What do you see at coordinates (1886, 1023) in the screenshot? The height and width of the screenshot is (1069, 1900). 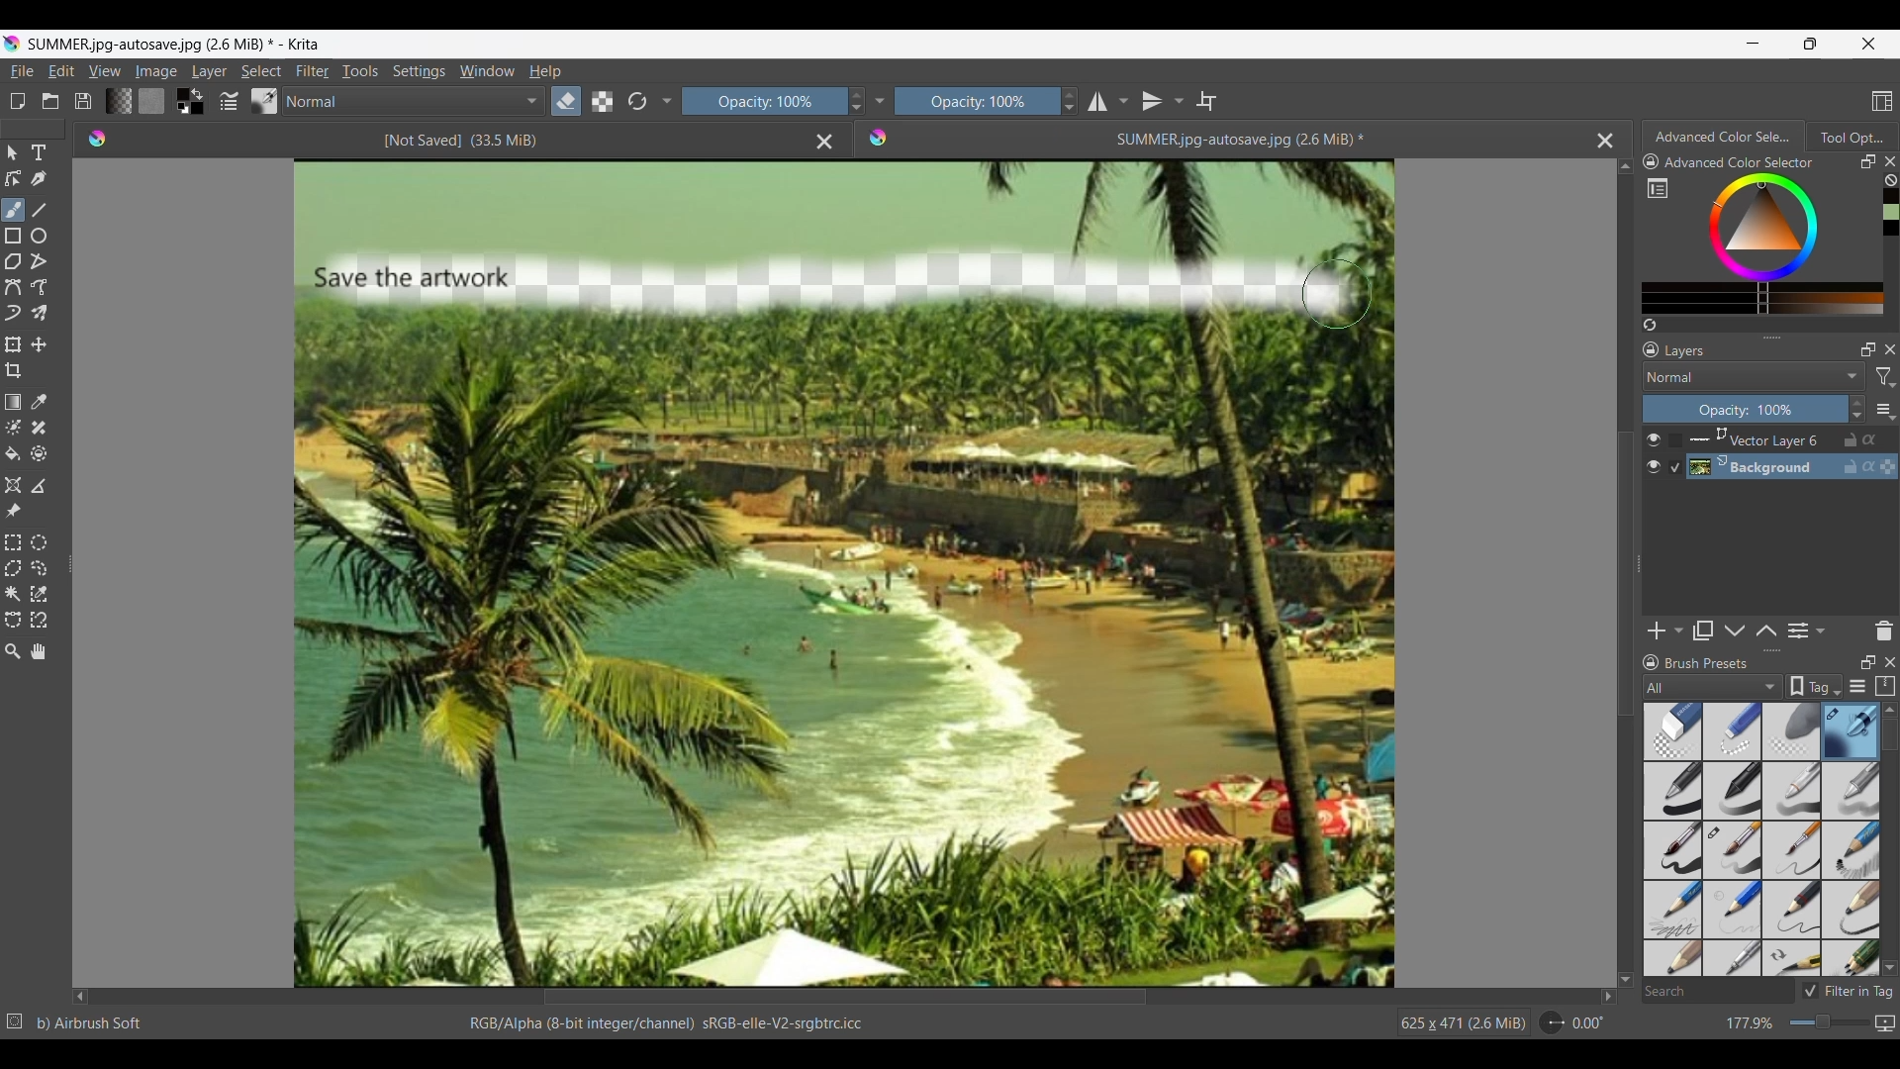 I see `Map displayed can vas size between pixel and print size` at bounding box center [1886, 1023].